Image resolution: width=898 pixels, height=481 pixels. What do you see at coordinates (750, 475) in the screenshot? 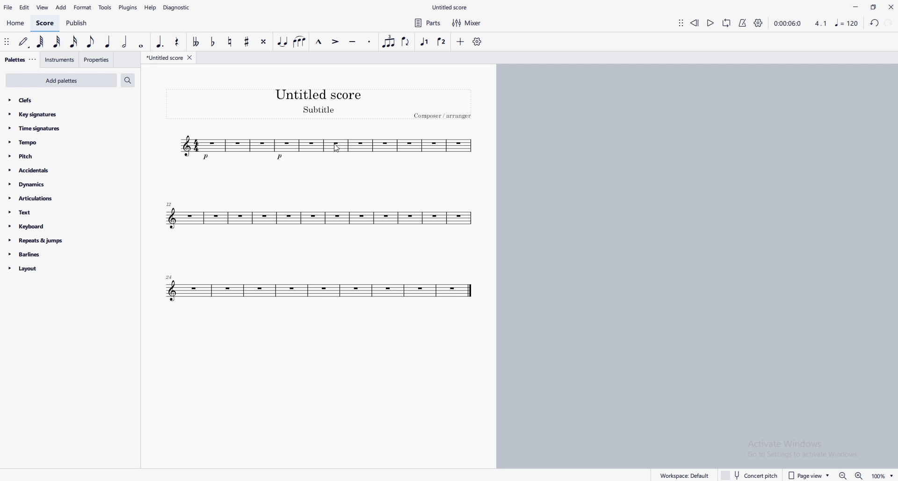
I see `concert pitch` at bounding box center [750, 475].